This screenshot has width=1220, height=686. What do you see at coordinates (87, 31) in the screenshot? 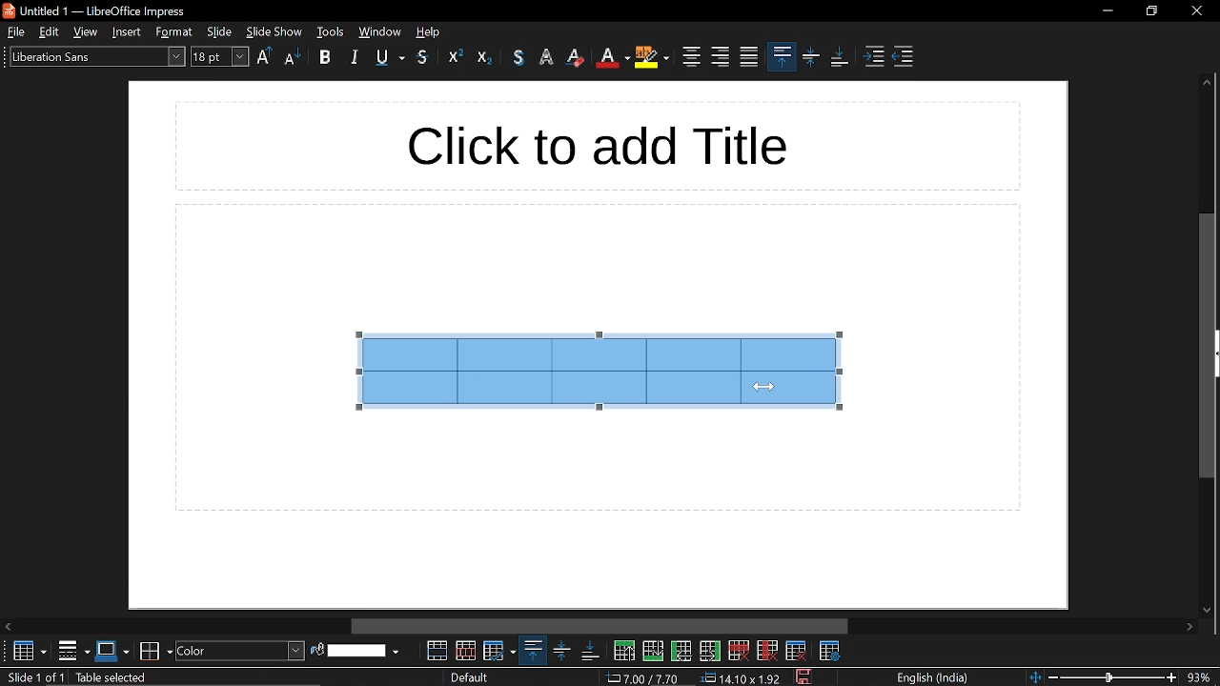
I see `view` at bounding box center [87, 31].